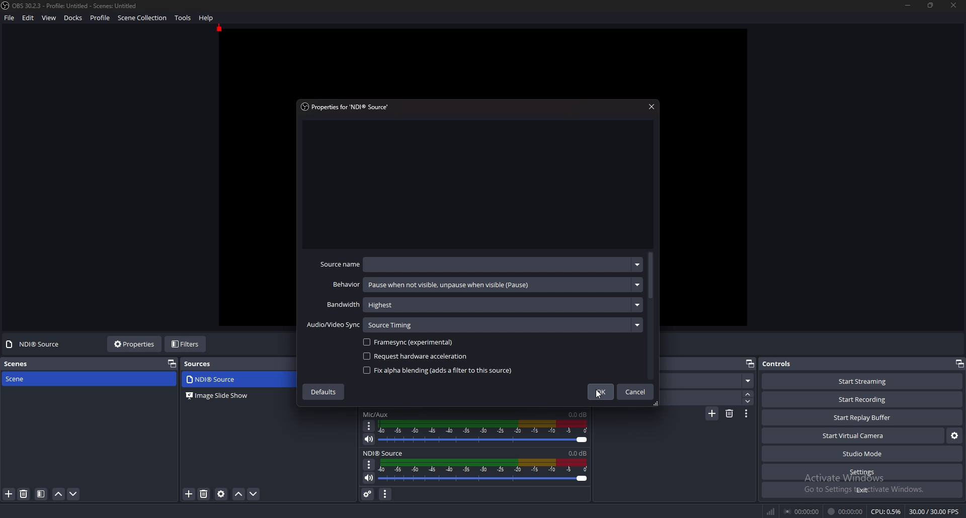 The height and width of the screenshot is (518, 966). What do you see at coordinates (748, 401) in the screenshot?
I see `decrease duration` at bounding box center [748, 401].